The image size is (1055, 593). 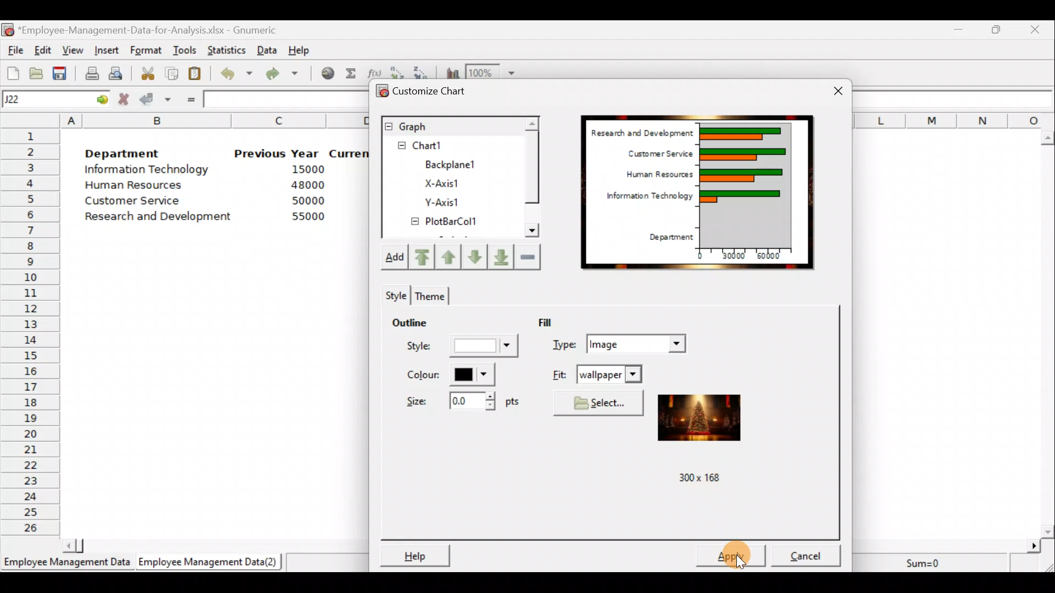 What do you see at coordinates (210, 562) in the screenshot?
I see `Employee Management Data (2)` at bounding box center [210, 562].